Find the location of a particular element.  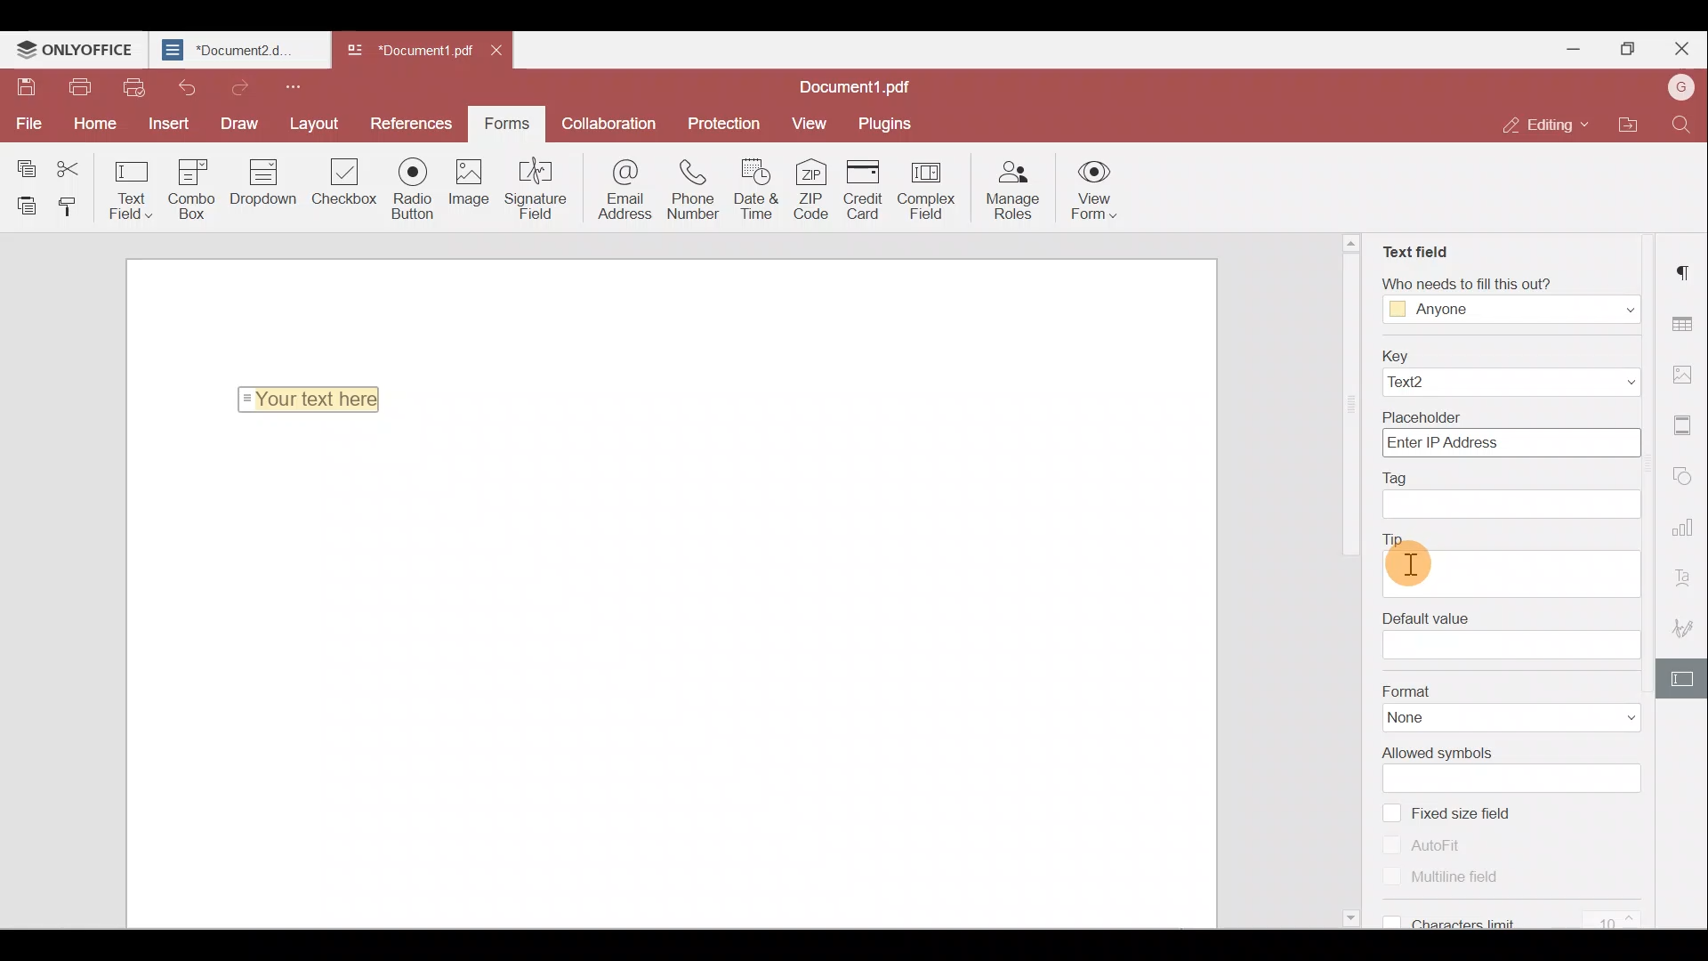

ZIP Code is located at coordinates (810, 192).